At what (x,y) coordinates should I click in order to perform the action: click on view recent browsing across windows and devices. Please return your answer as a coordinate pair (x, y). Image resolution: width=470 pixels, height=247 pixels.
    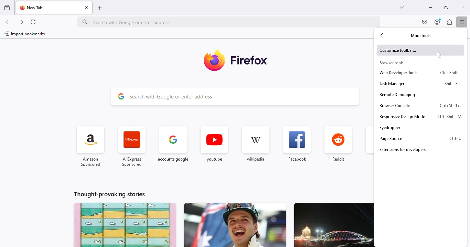
    Looking at the image, I should click on (7, 7).